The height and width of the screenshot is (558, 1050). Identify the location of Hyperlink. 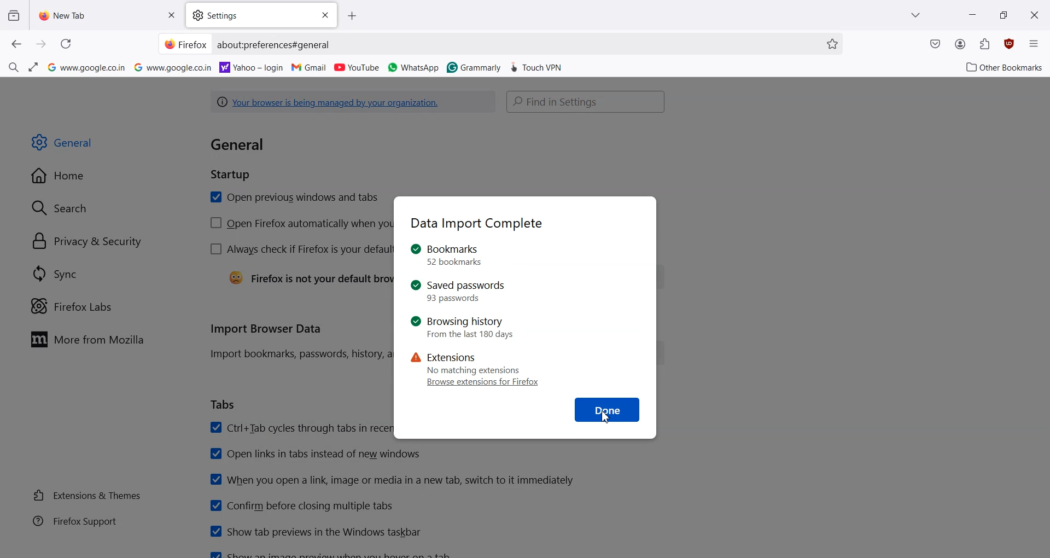
(276, 45).